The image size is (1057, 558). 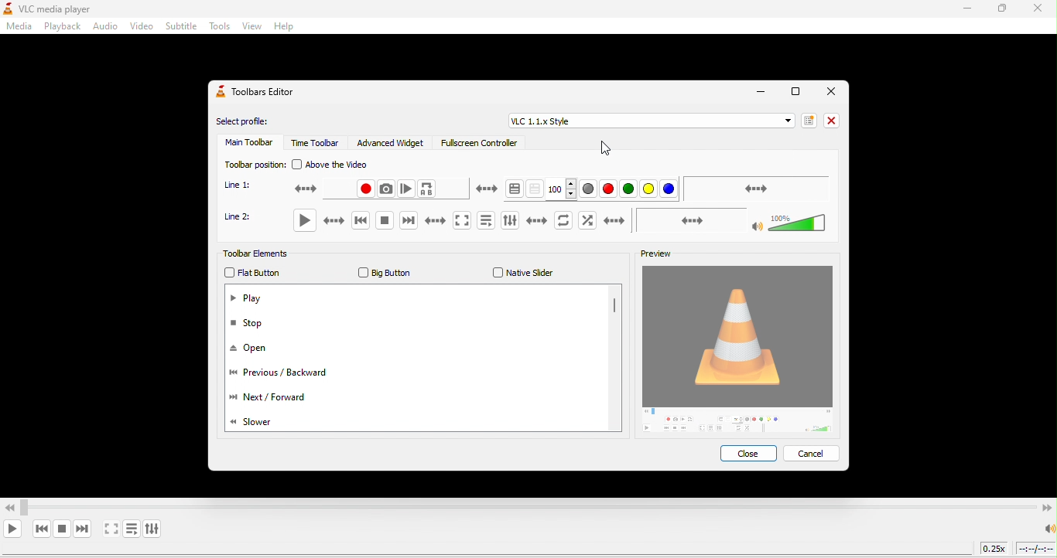 What do you see at coordinates (495, 189) in the screenshot?
I see `teletext activation` at bounding box center [495, 189].